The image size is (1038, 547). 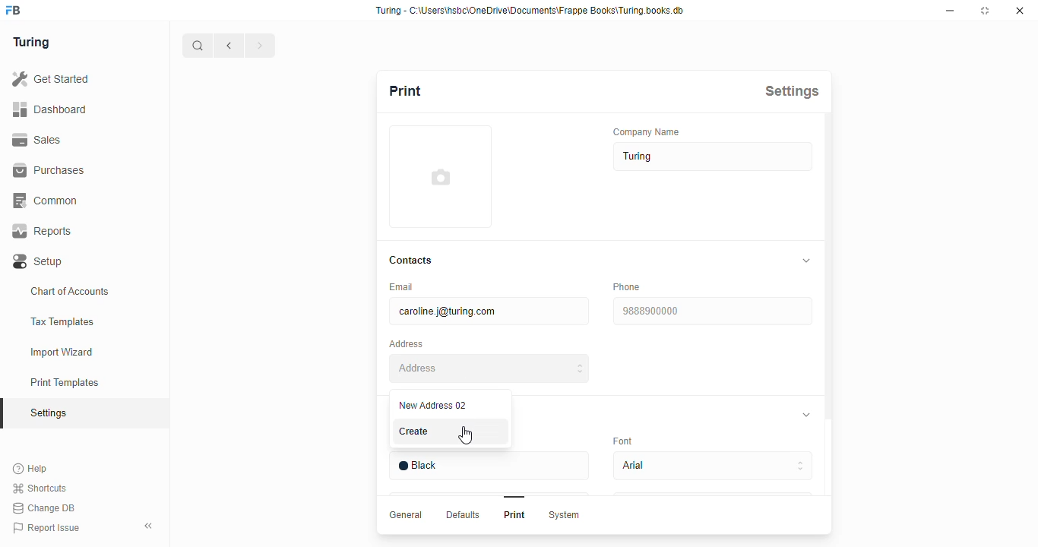 I want to click on create, so click(x=416, y=432).